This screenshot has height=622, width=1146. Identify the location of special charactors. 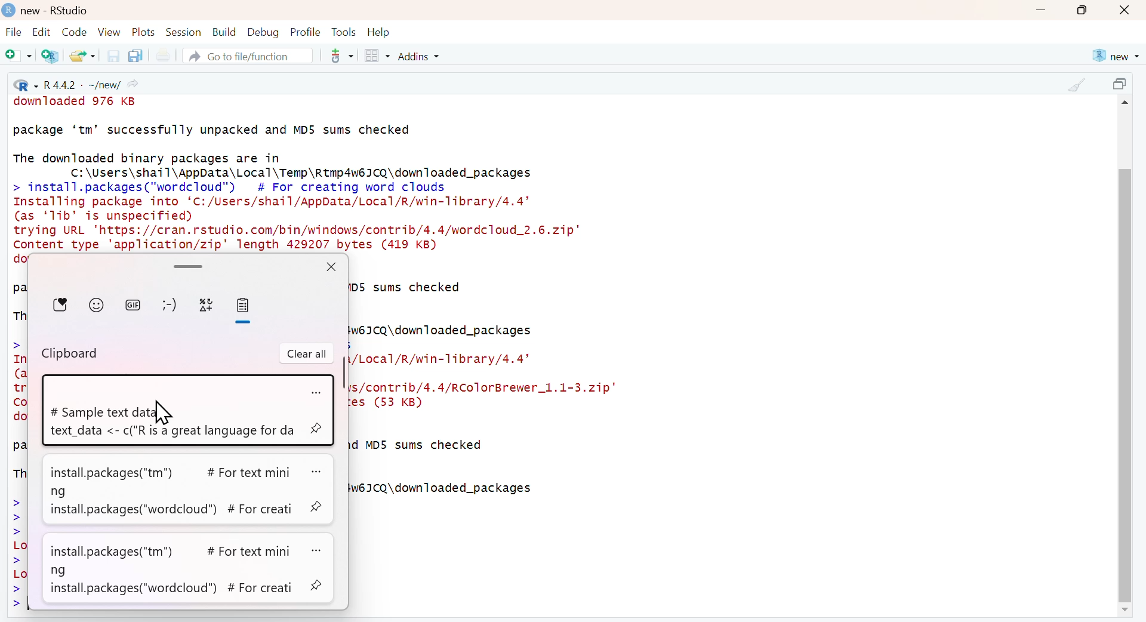
(209, 306).